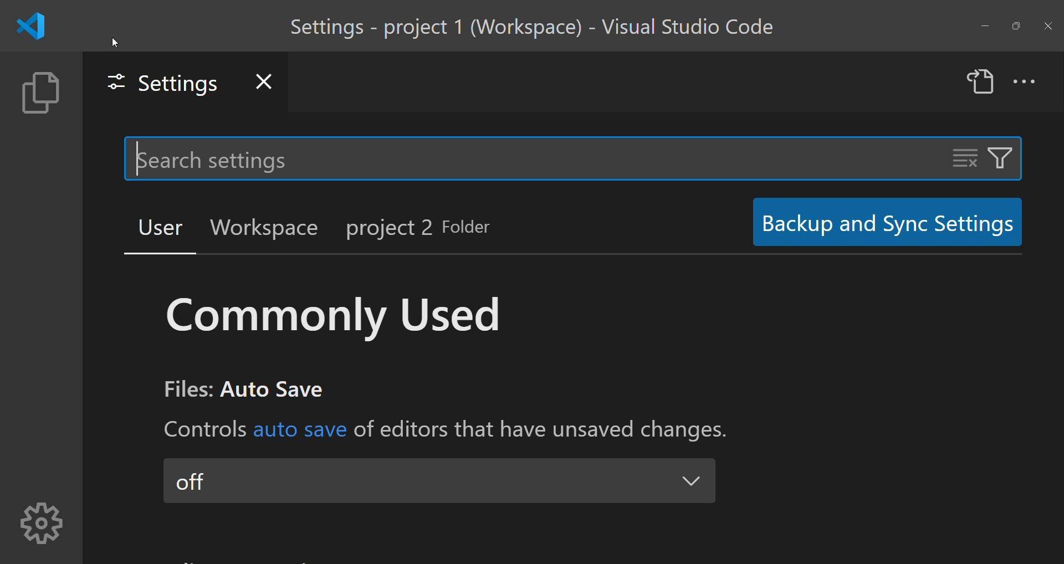 This screenshot has height=564, width=1064. What do you see at coordinates (1030, 81) in the screenshot?
I see `more actions` at bounding box center [1030, 81].